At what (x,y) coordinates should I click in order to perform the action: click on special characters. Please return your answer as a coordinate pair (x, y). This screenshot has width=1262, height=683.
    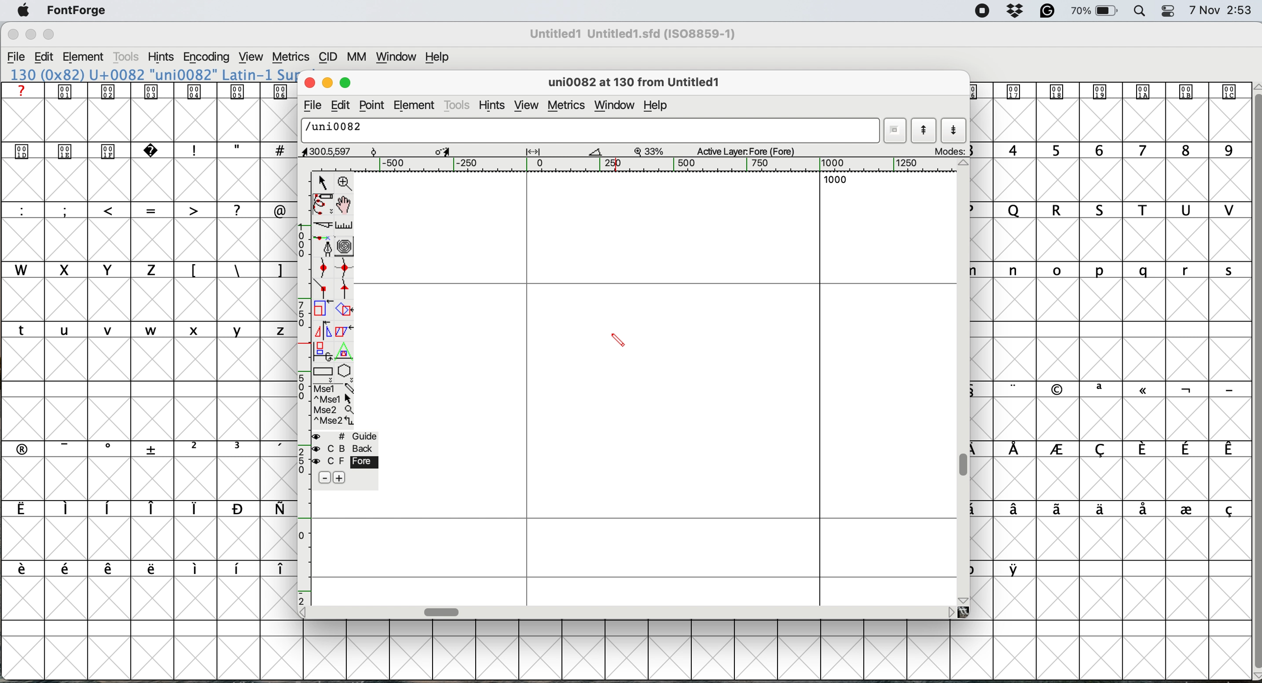
    Looking at the image, I should click on (234, 269).